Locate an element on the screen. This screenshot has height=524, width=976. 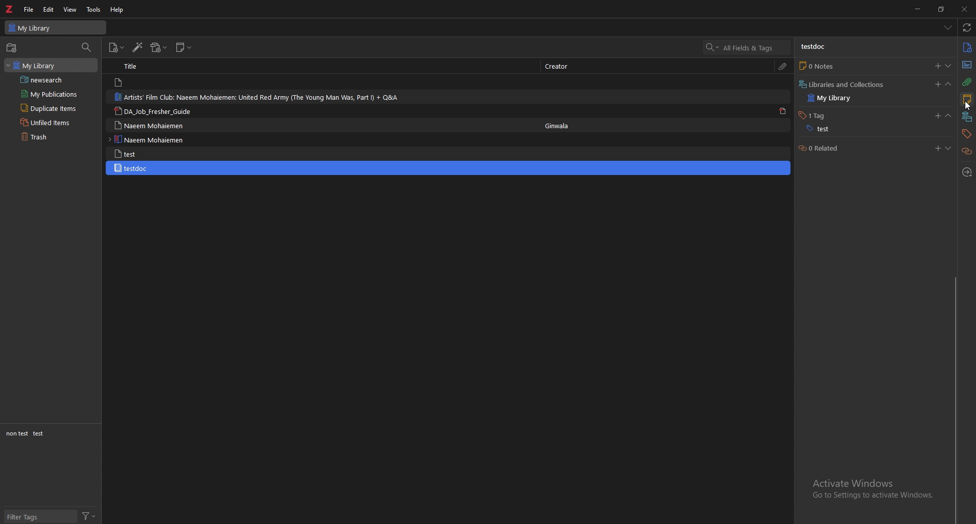
file is located at coordinates (29, 9).